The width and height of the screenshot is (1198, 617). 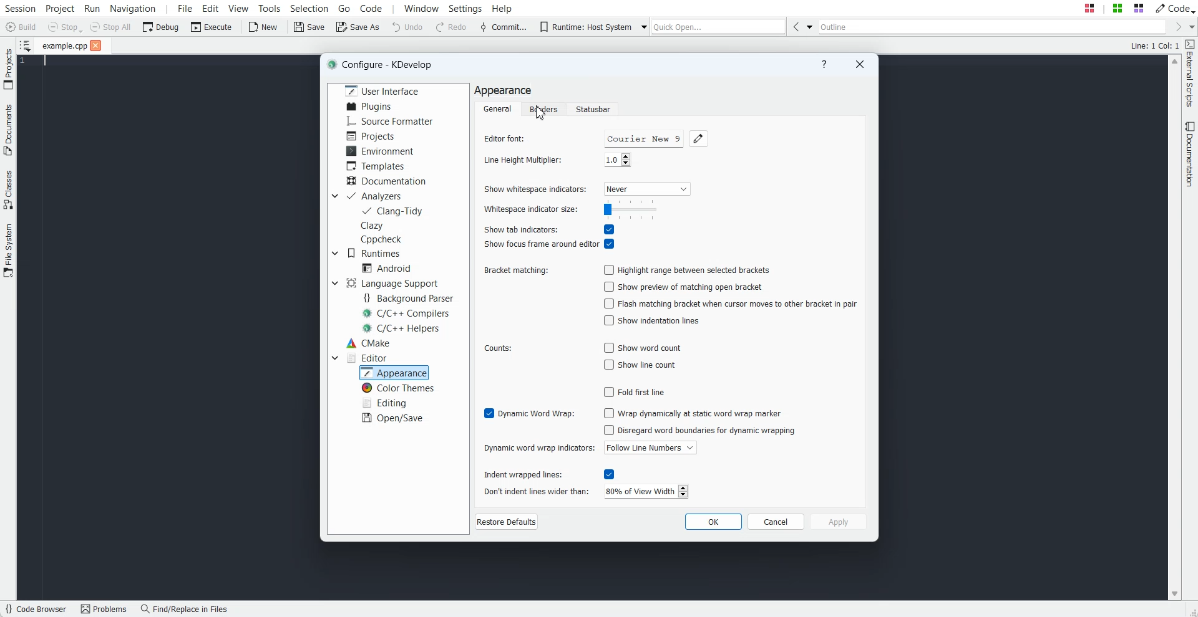 I want to click on Drop down box, so click(x=333, y=284).